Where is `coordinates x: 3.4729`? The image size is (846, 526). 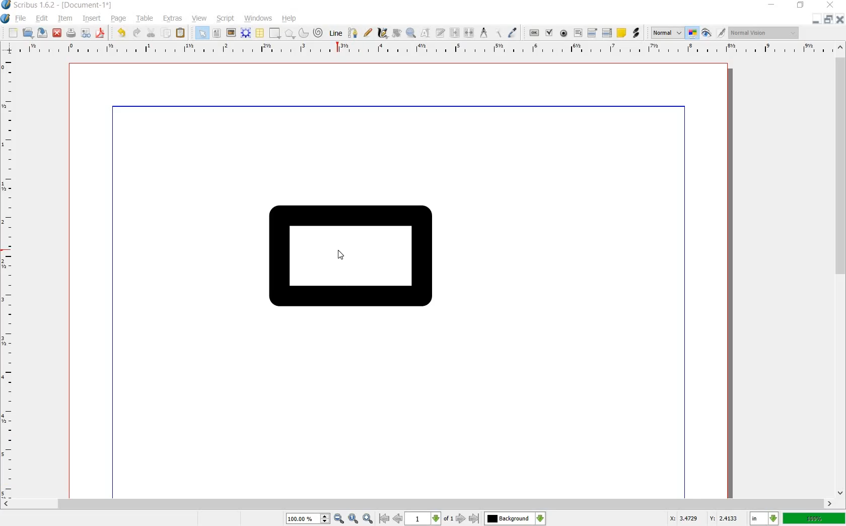
coordinates x: 3.4729 is located at coordinates (678, 518).